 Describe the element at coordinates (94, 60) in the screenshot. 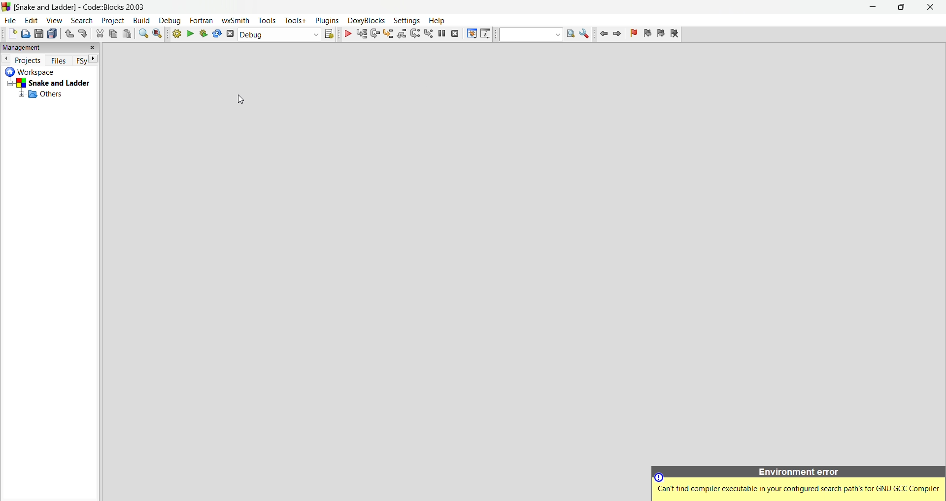

I see `next` at that location.